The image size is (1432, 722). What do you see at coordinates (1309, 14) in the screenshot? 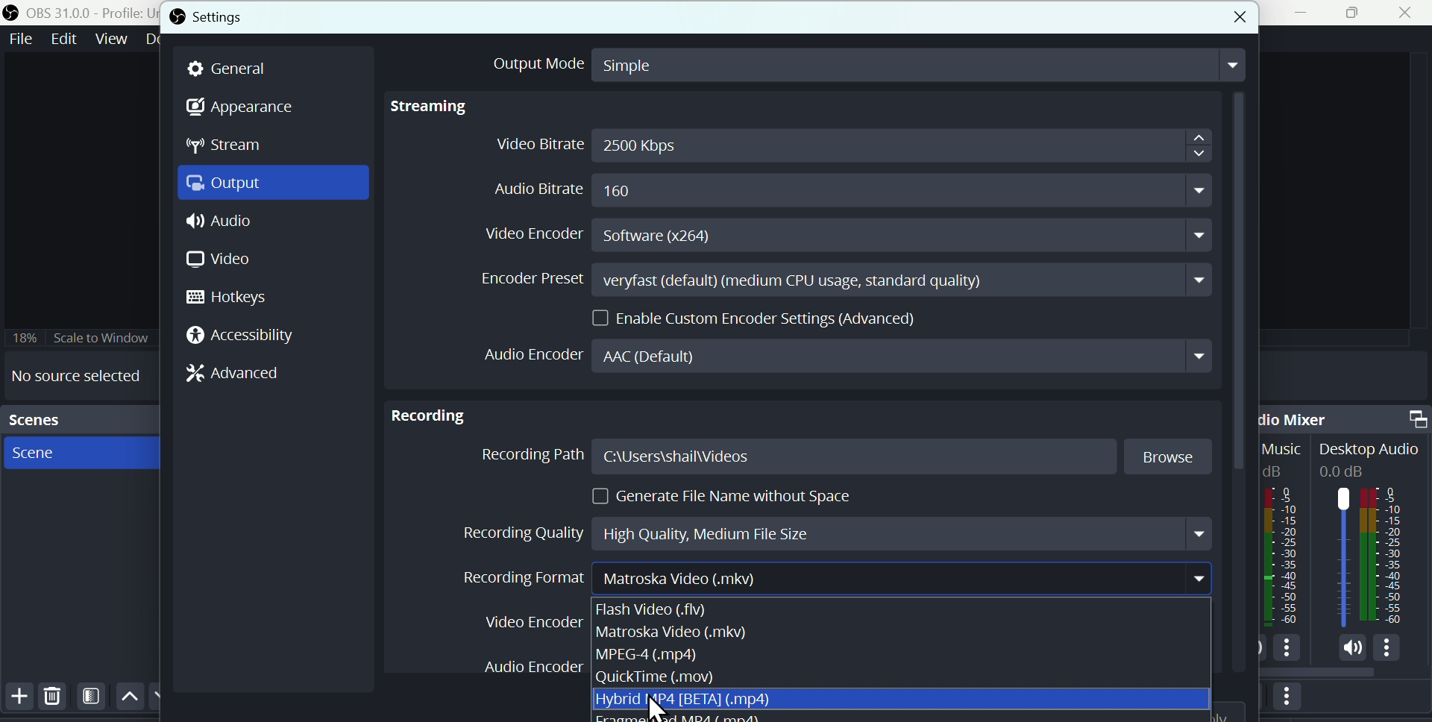
I see `minimise` at bounding box center [1309, 14].